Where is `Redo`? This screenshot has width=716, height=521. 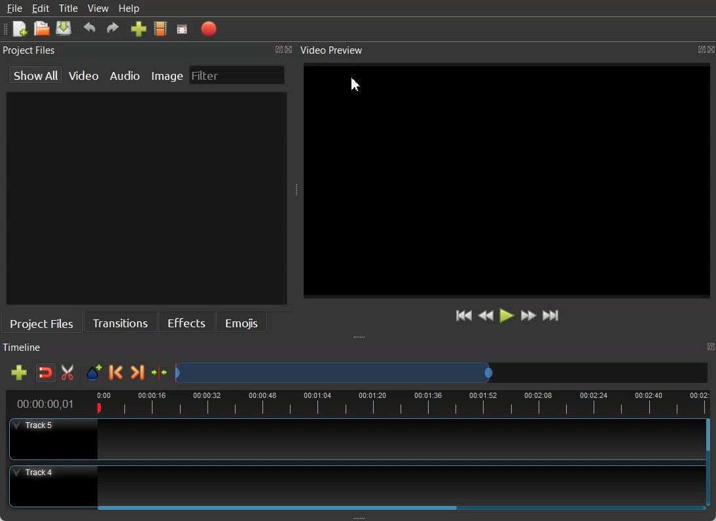 Redo is located at coordinates (112, 27).